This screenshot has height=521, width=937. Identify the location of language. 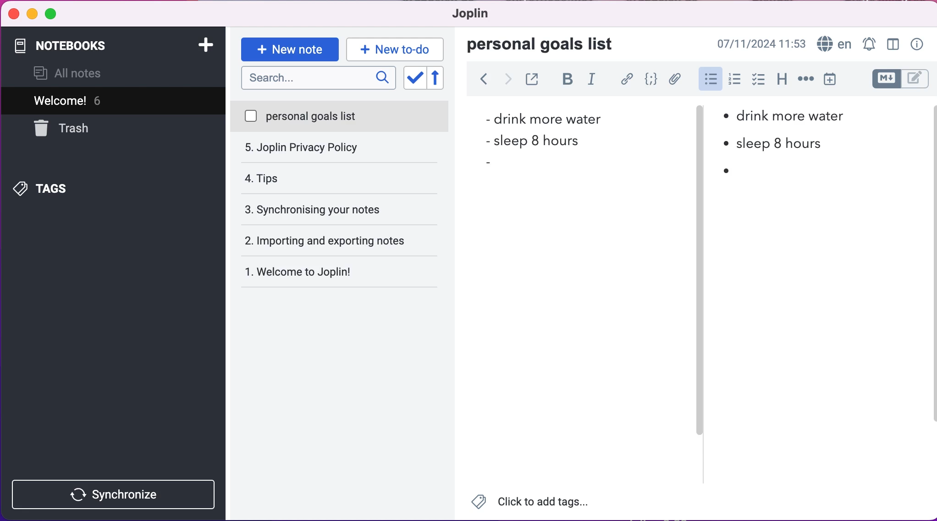
(833, 43).